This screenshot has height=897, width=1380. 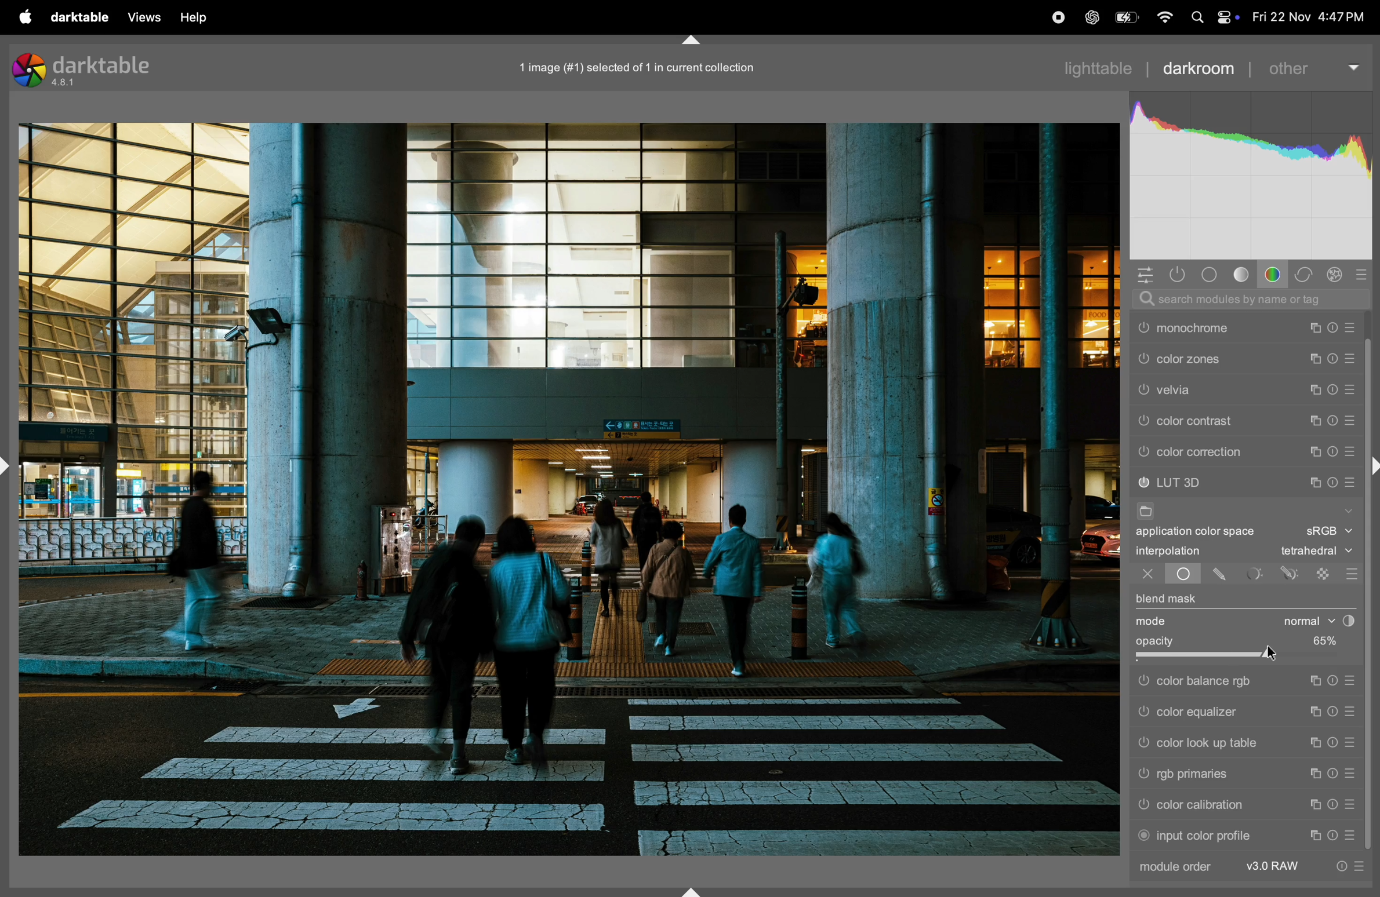 I want to click on reset, so click(x=1332, y=480).